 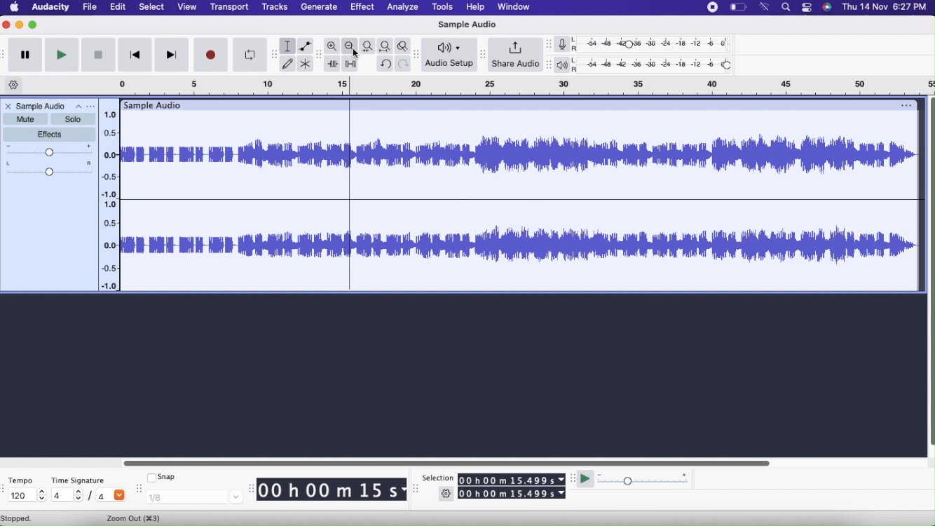 What do you see at coordinates (449, 54) in the screenshot?
I see `Audio Setup` at bounding box center [449, 54].